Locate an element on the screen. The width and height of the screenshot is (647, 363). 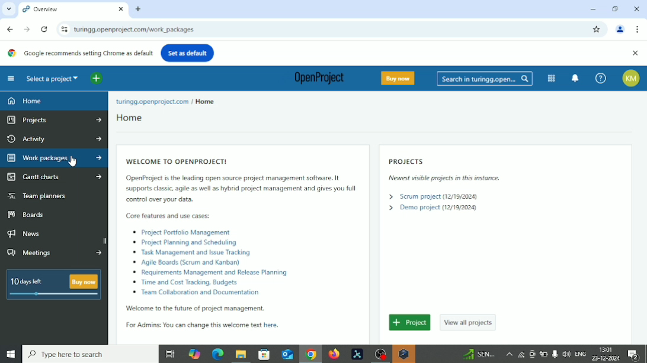
Microsoft store is located at coordinates (262, 354).